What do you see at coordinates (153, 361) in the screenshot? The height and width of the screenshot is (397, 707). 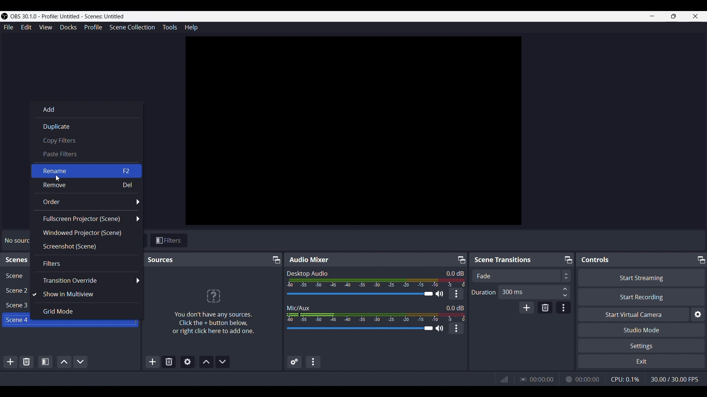 I see `Add source` at bounding box center [153, 361].